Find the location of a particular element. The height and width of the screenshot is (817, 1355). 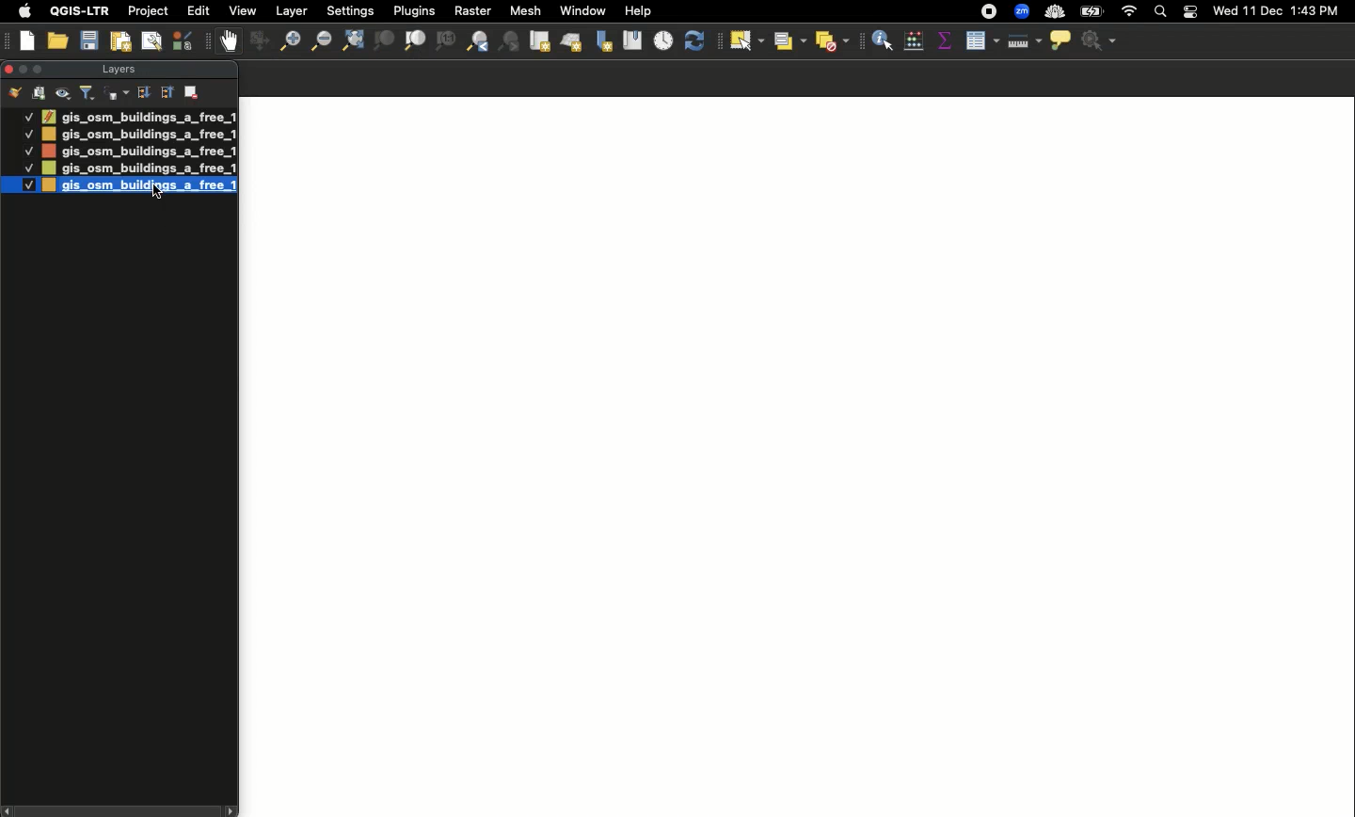

 is located at coordinates (210, 40).